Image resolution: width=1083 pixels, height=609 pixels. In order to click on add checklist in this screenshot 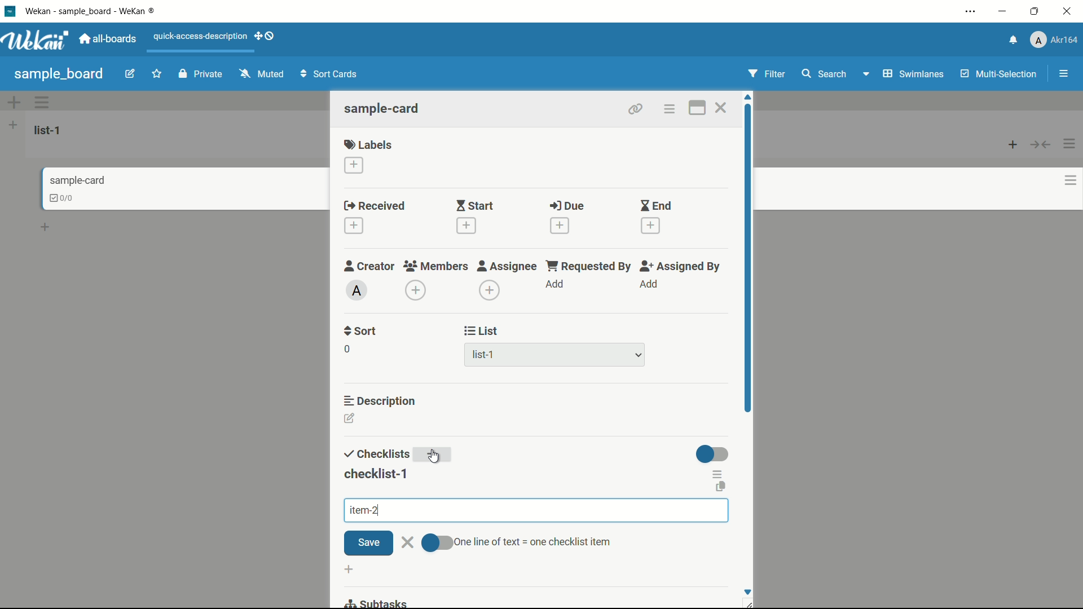, I will do `click(351, 570)`.